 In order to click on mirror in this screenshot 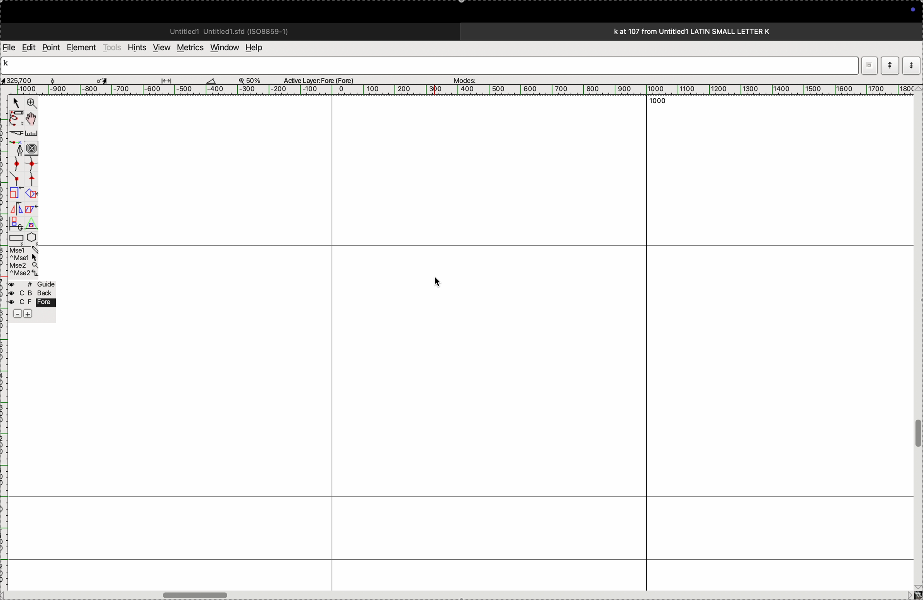, I will do `click(16, 215)`.